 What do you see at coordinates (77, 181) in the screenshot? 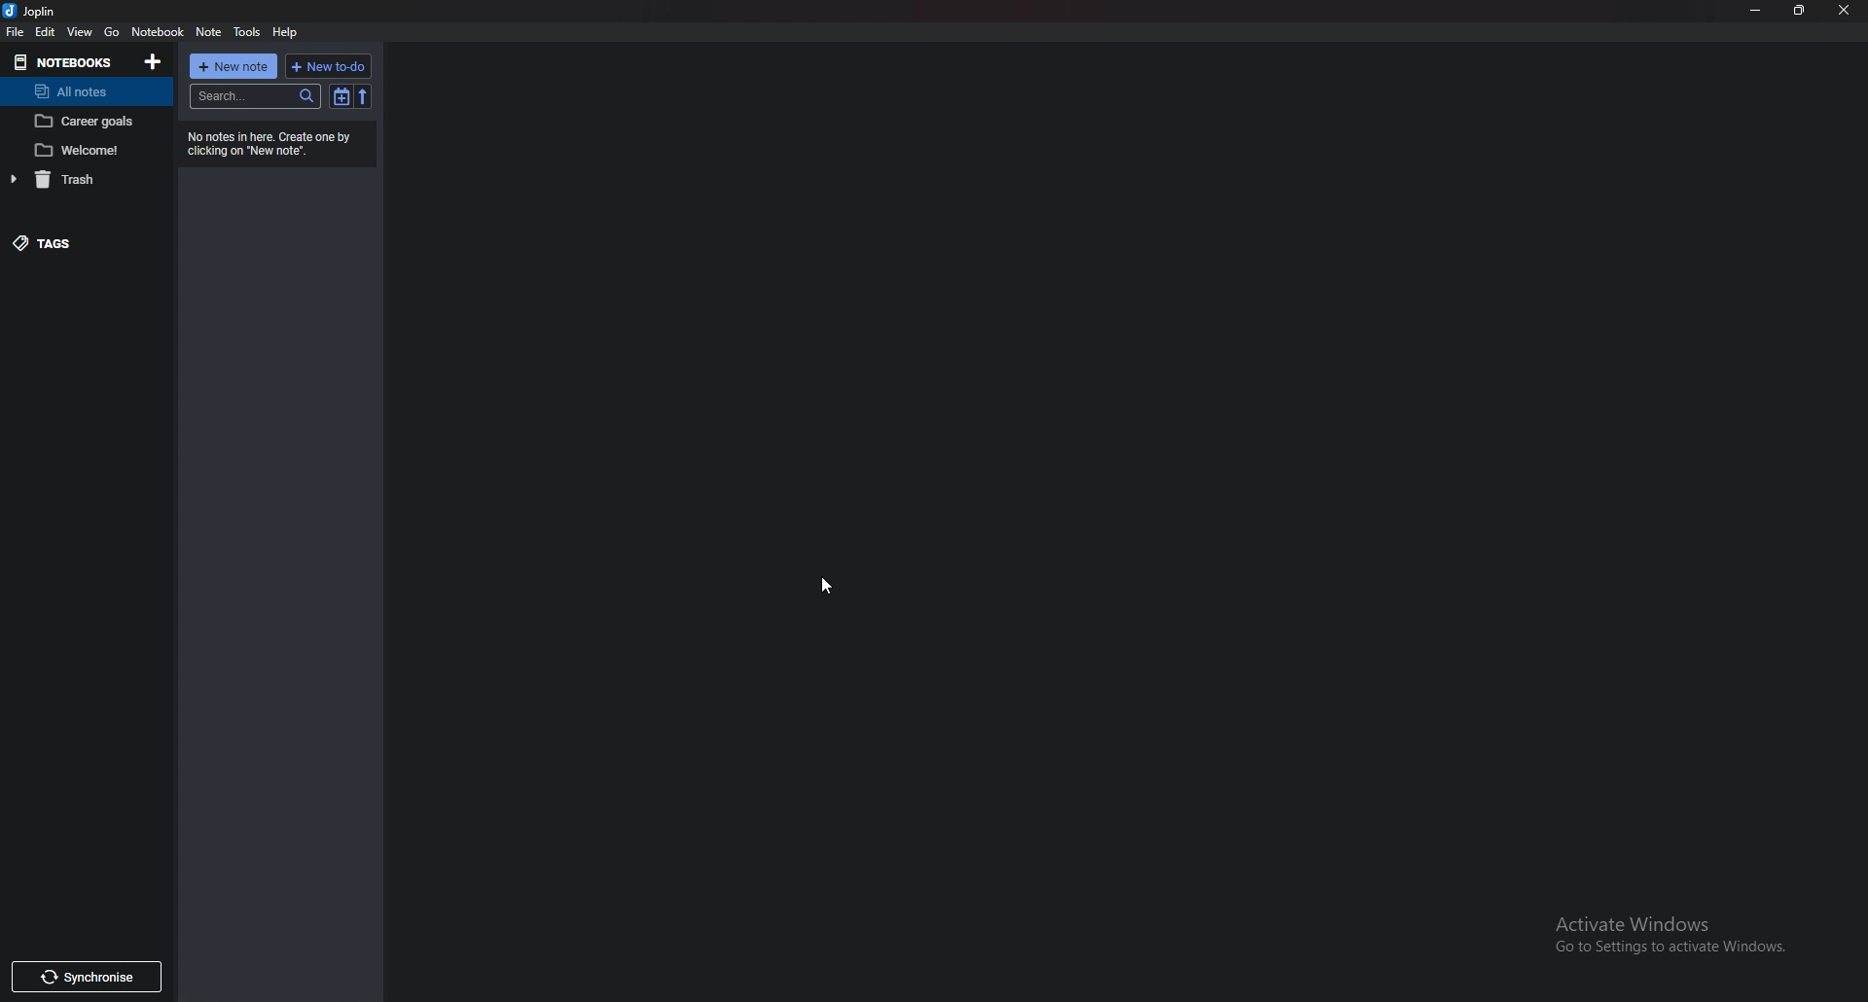
I see `trash` at bounding box center [77, 181].